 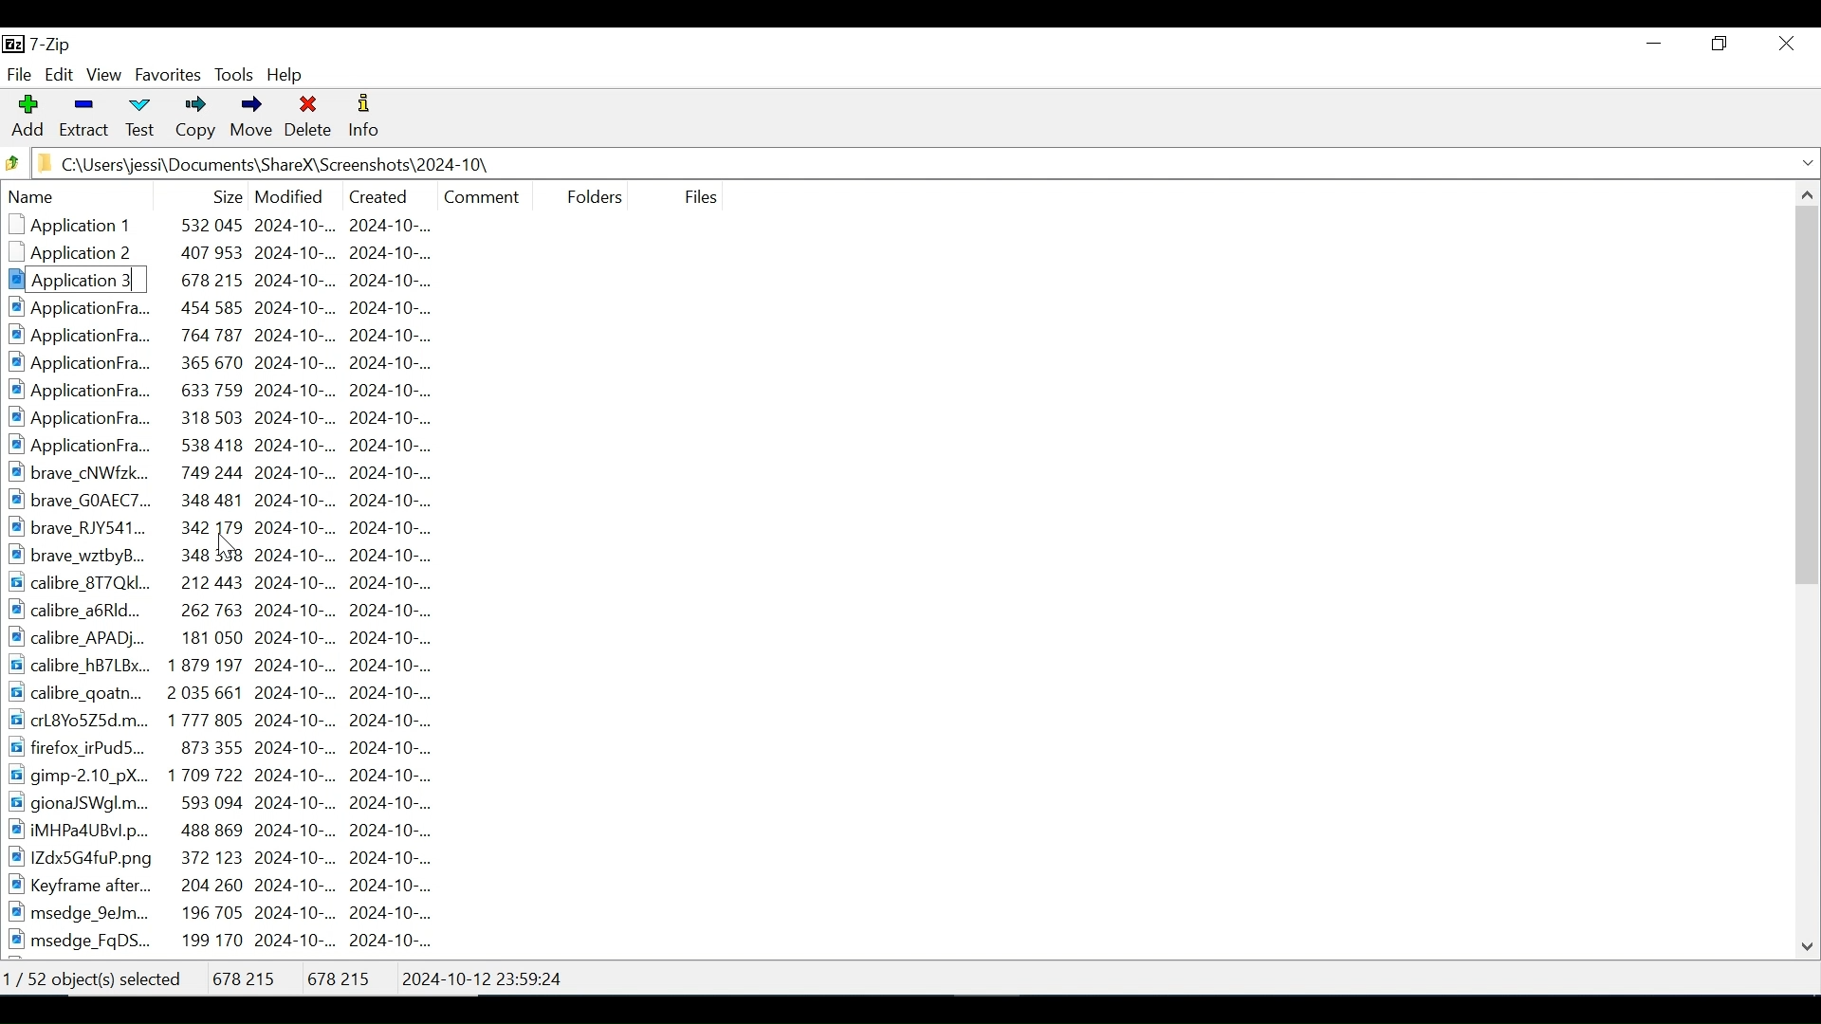 I want to click on Add, so click(x=28, y=118).